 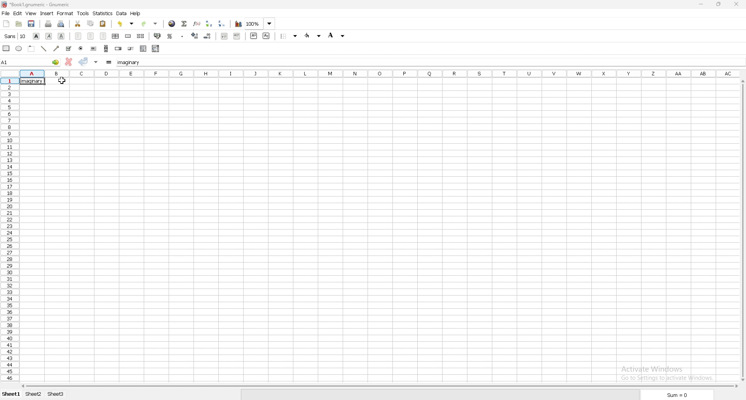 I want to click on print preview, so click(x=61, y=24).